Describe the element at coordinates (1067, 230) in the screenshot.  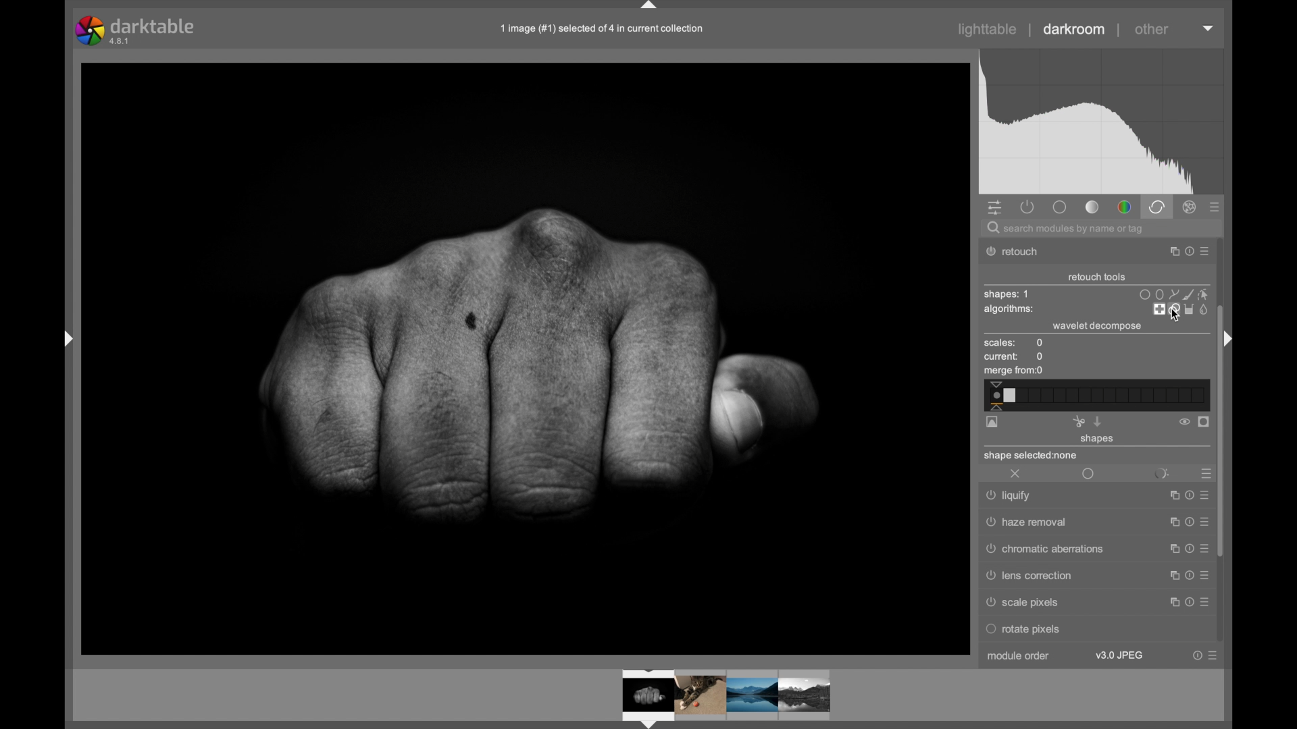
I see `search modules by name or tag` at that location.